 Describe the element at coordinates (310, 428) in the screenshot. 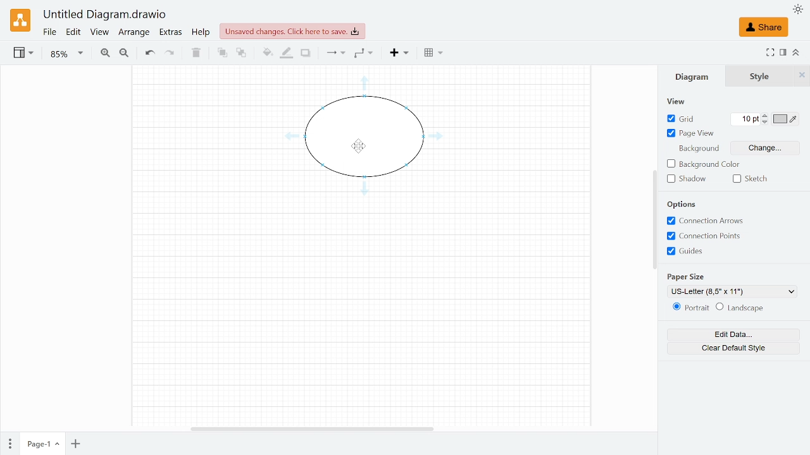

I see `Horizontal scrollbar` at that location.